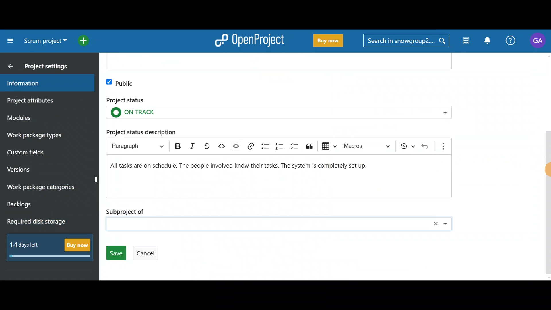 This screenshot has width=551, height=310. What do you see at coordinates (40, 117) in the screenshot?
I see `Modules` at bounding box center [40, 117].